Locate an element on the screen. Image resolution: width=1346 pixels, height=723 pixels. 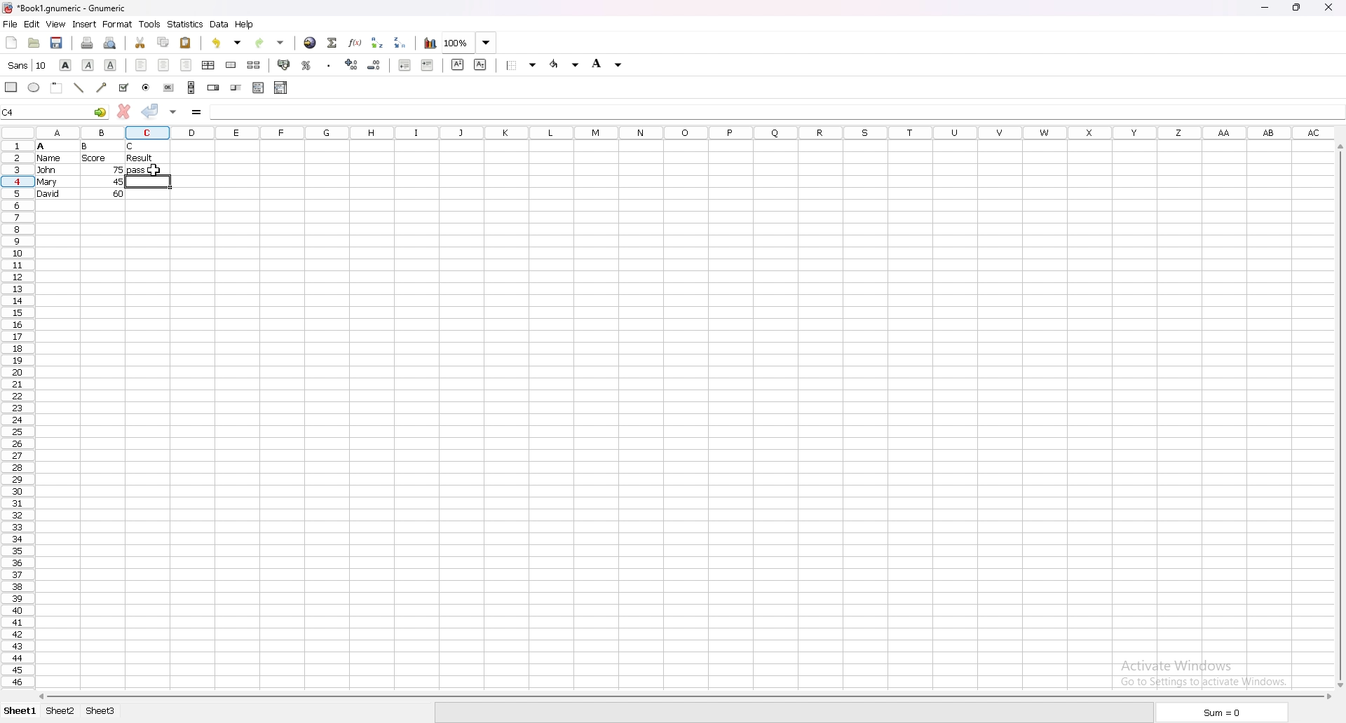
undo is located at coordinates (225, 44).